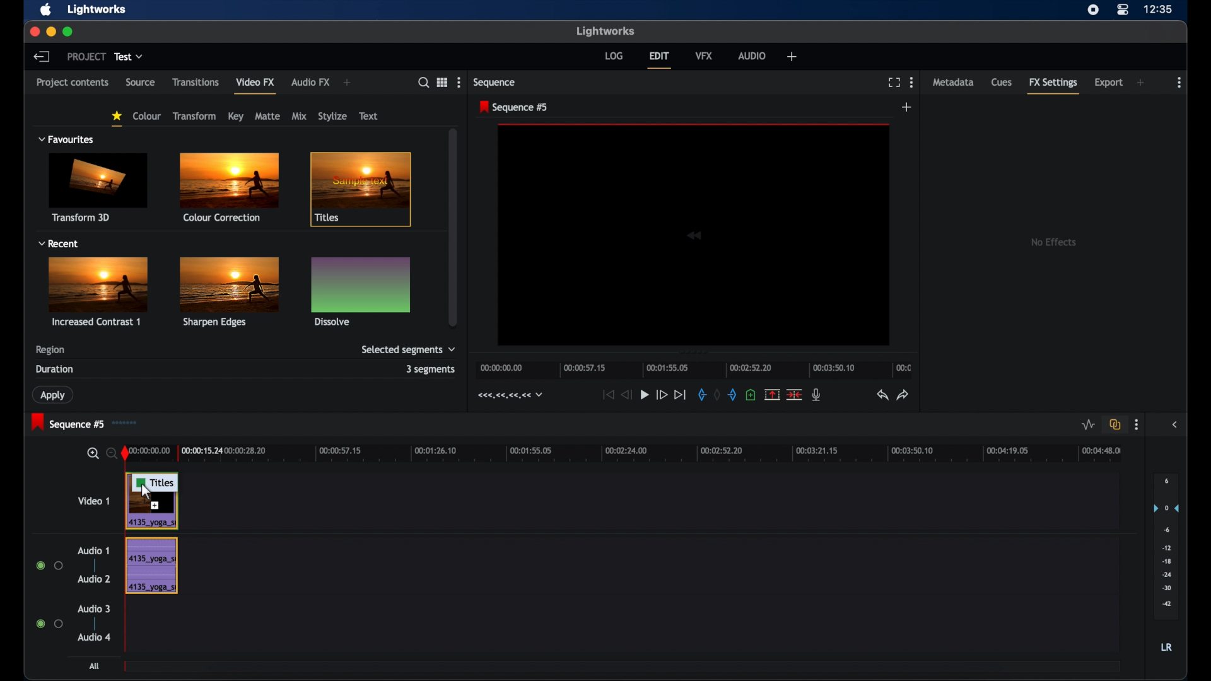  I want to click on options, so click(442, 82).